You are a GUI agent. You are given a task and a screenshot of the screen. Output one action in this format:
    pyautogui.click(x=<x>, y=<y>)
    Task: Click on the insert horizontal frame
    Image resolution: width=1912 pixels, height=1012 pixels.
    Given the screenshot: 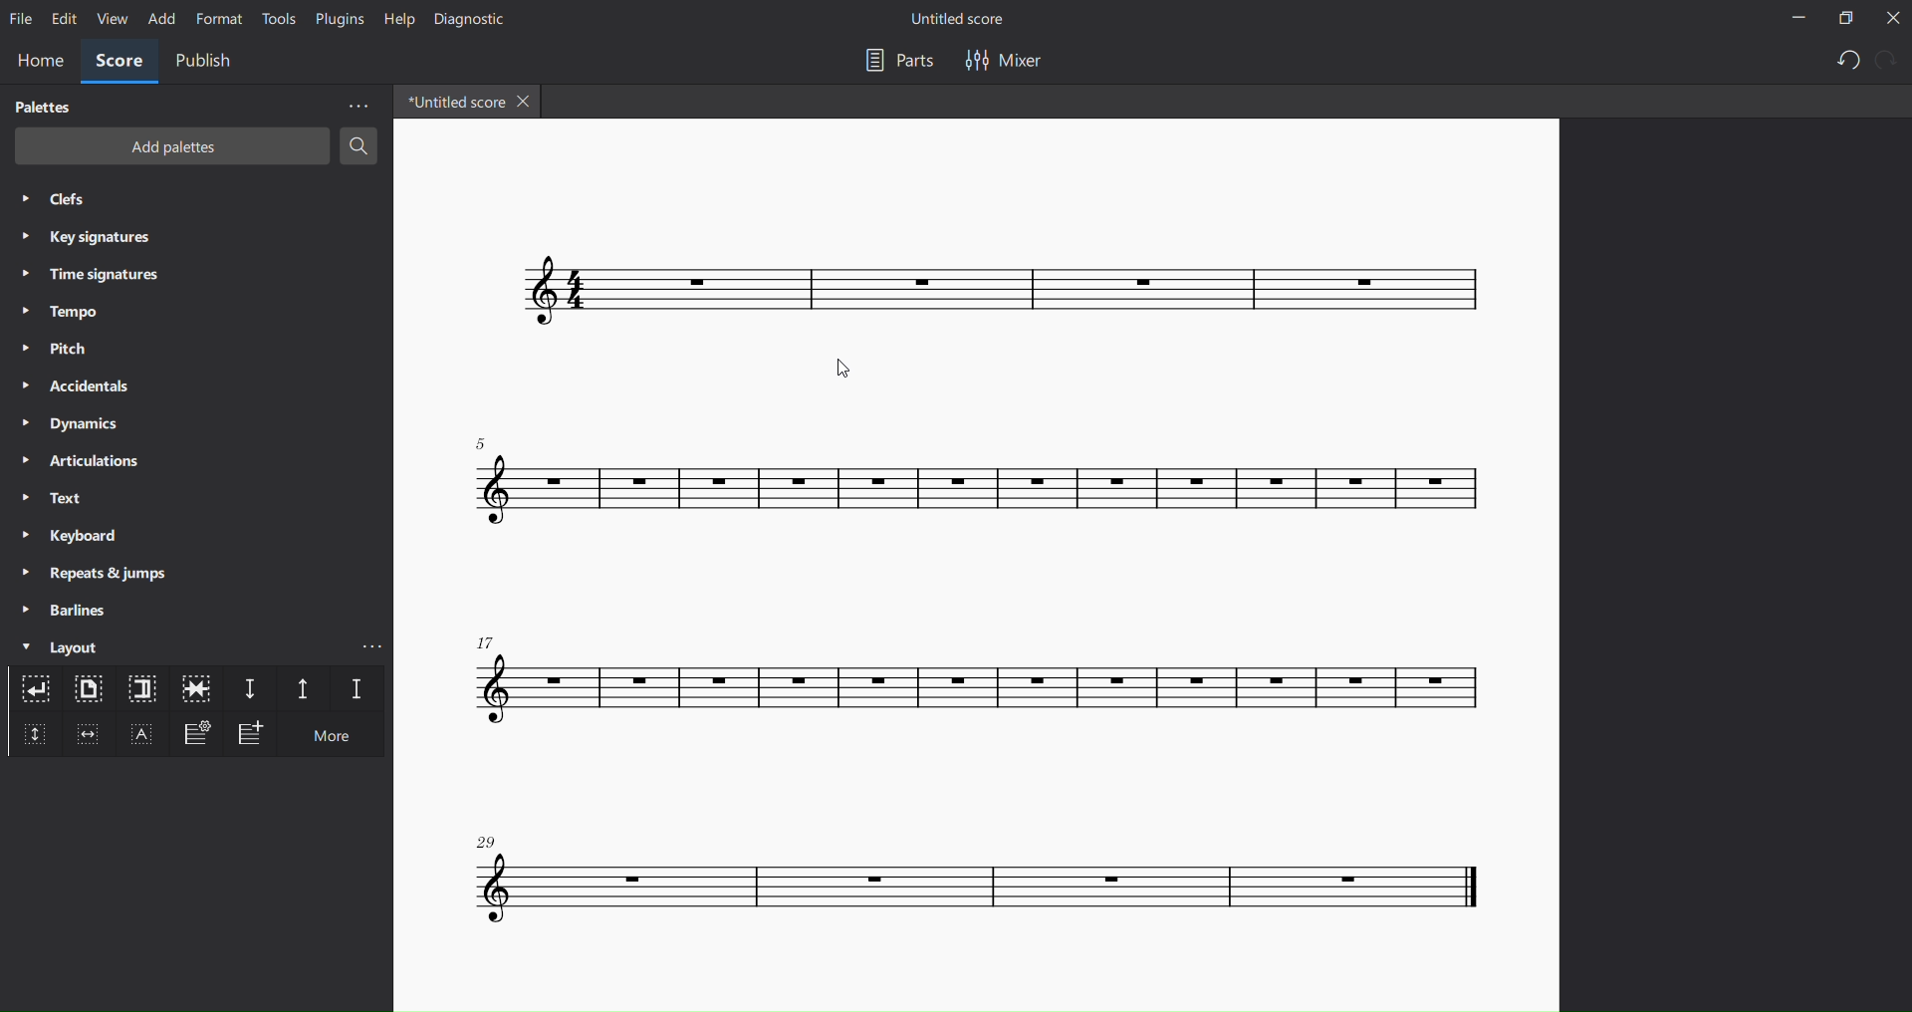 What is the action you would take?
    pyautogui.click(x=87, y=739)
    